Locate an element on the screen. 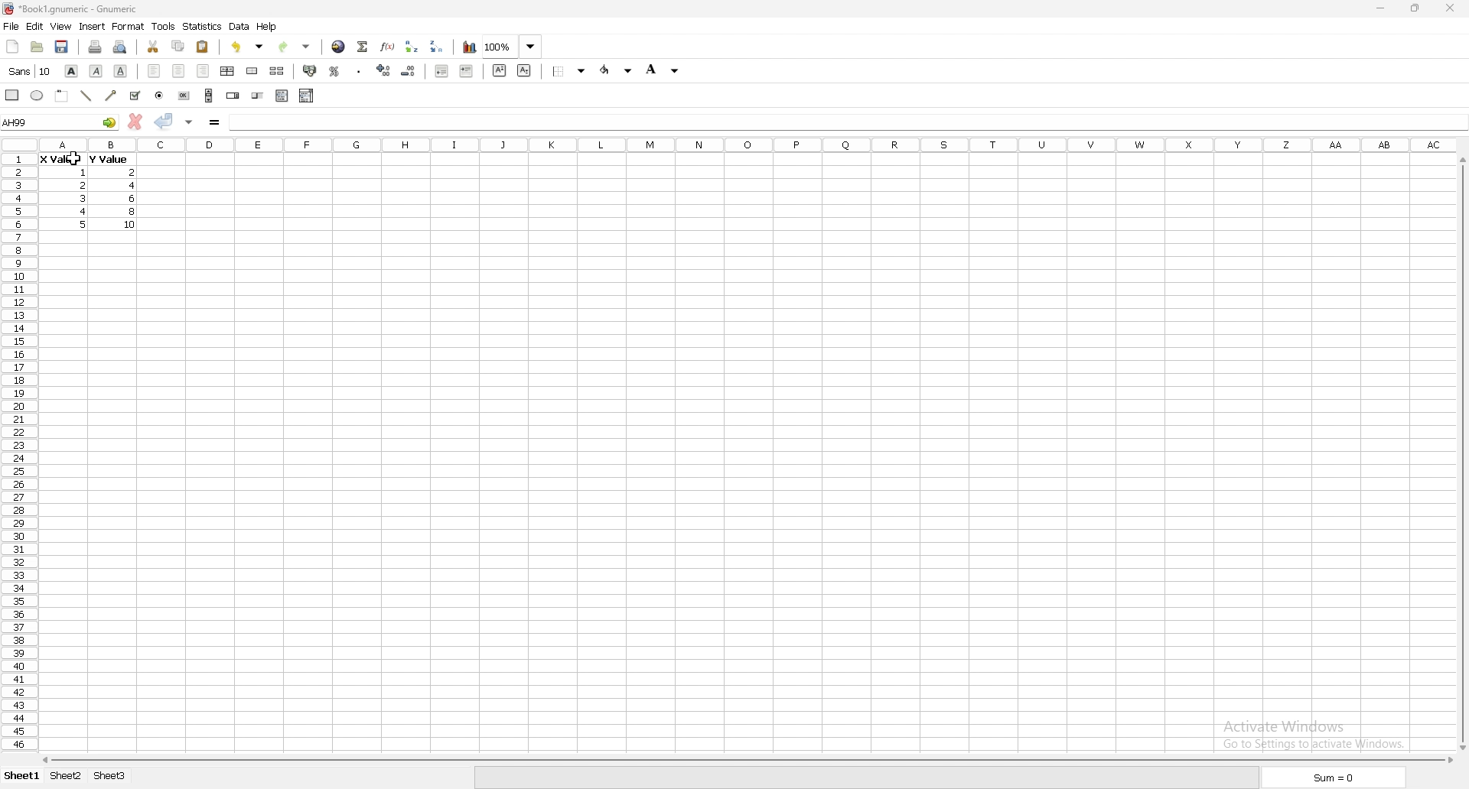 This screenshot has height=789, width=1469. left align is located at coordinates (154, 70).